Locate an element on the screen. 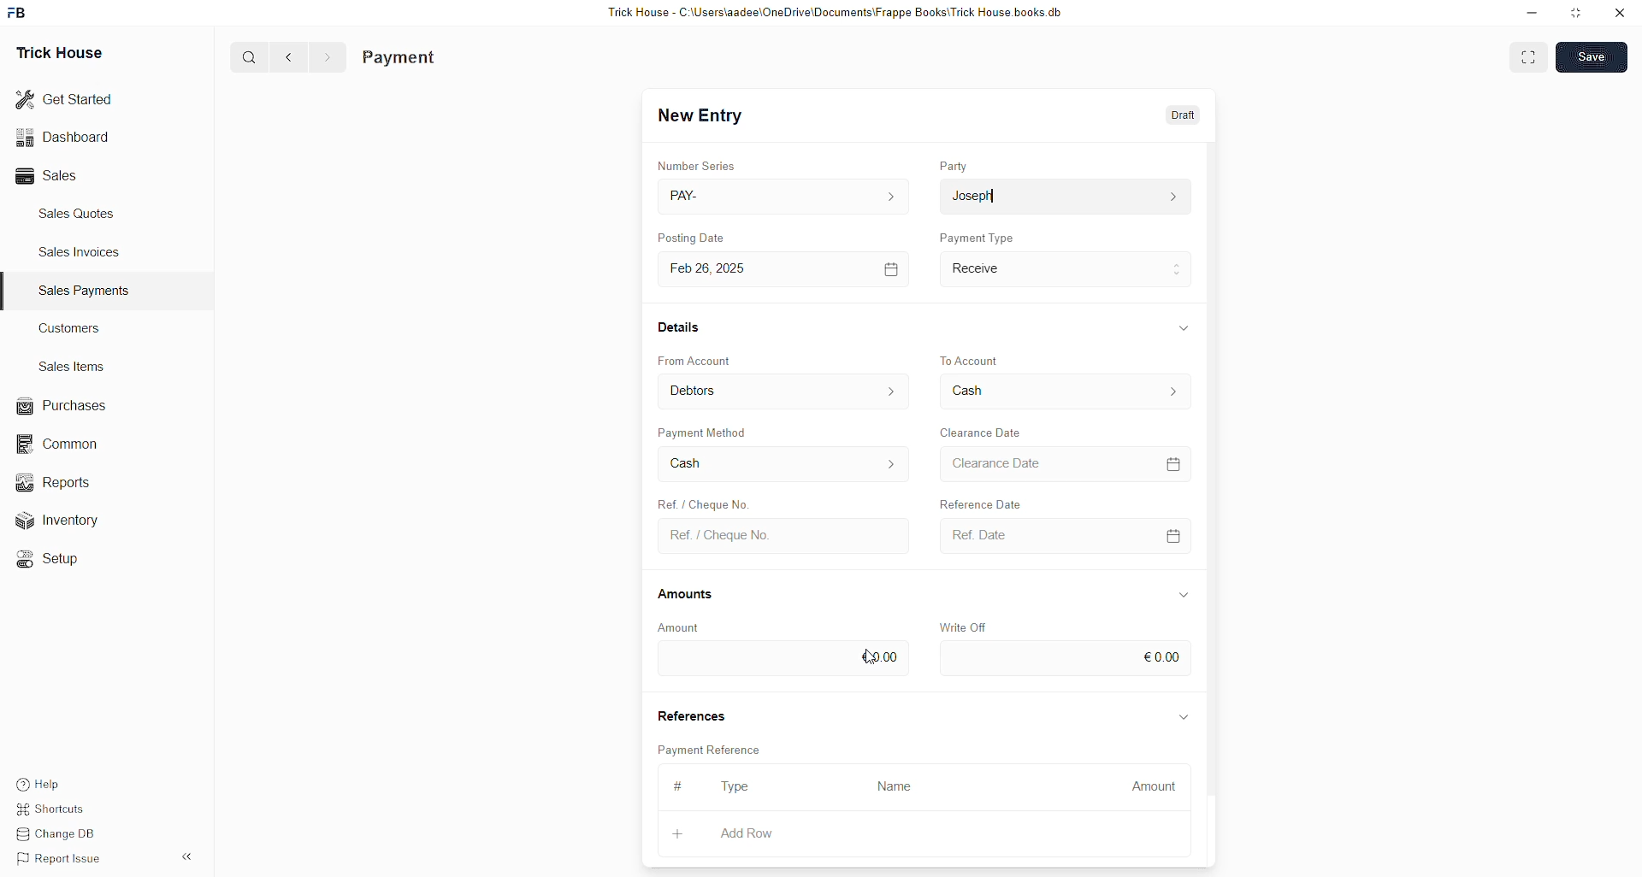 The image size is (1642, 877). Hide sidebar is located at coordinates (186, 856).